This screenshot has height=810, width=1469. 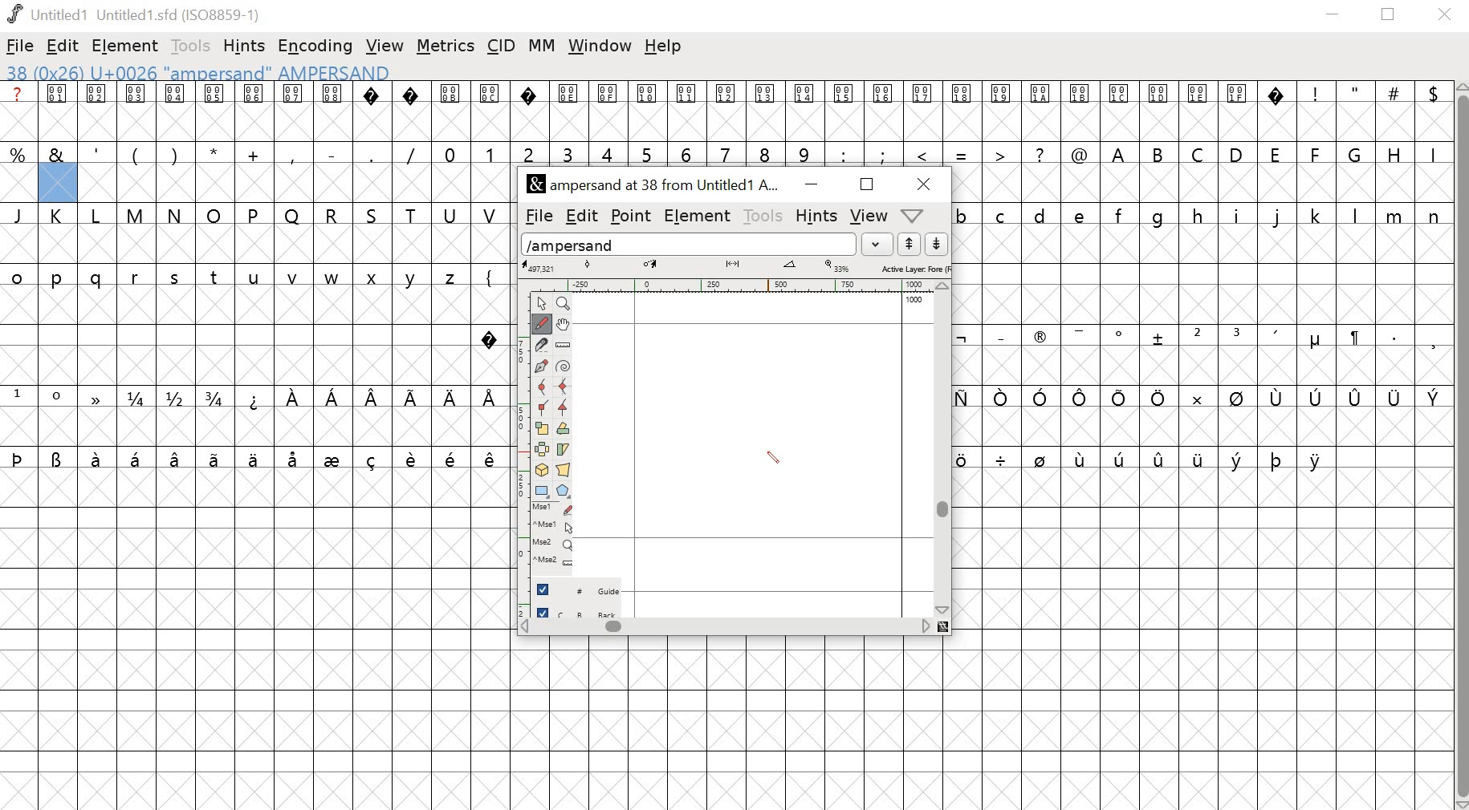 I want to click on a, so click(x=18, y=111).